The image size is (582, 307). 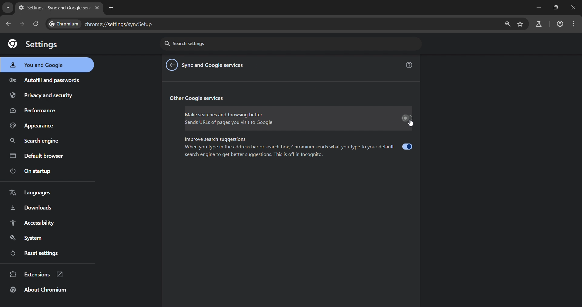 What do you see at coordinates (32, 44) in the screenshot?
I see `settings` at bounding box center [32, 44].